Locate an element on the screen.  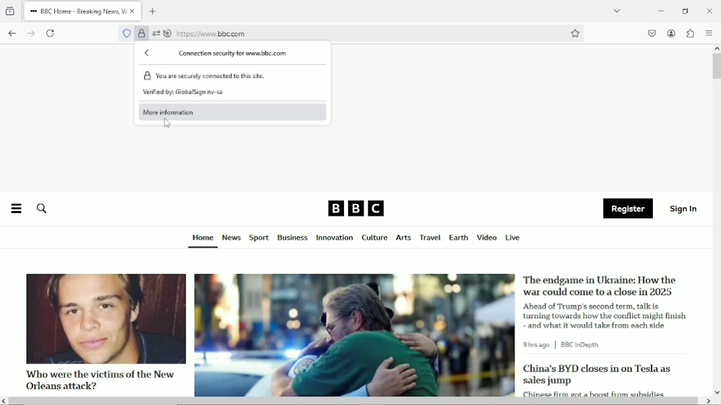
Culture is located at coordinates (374, 238).